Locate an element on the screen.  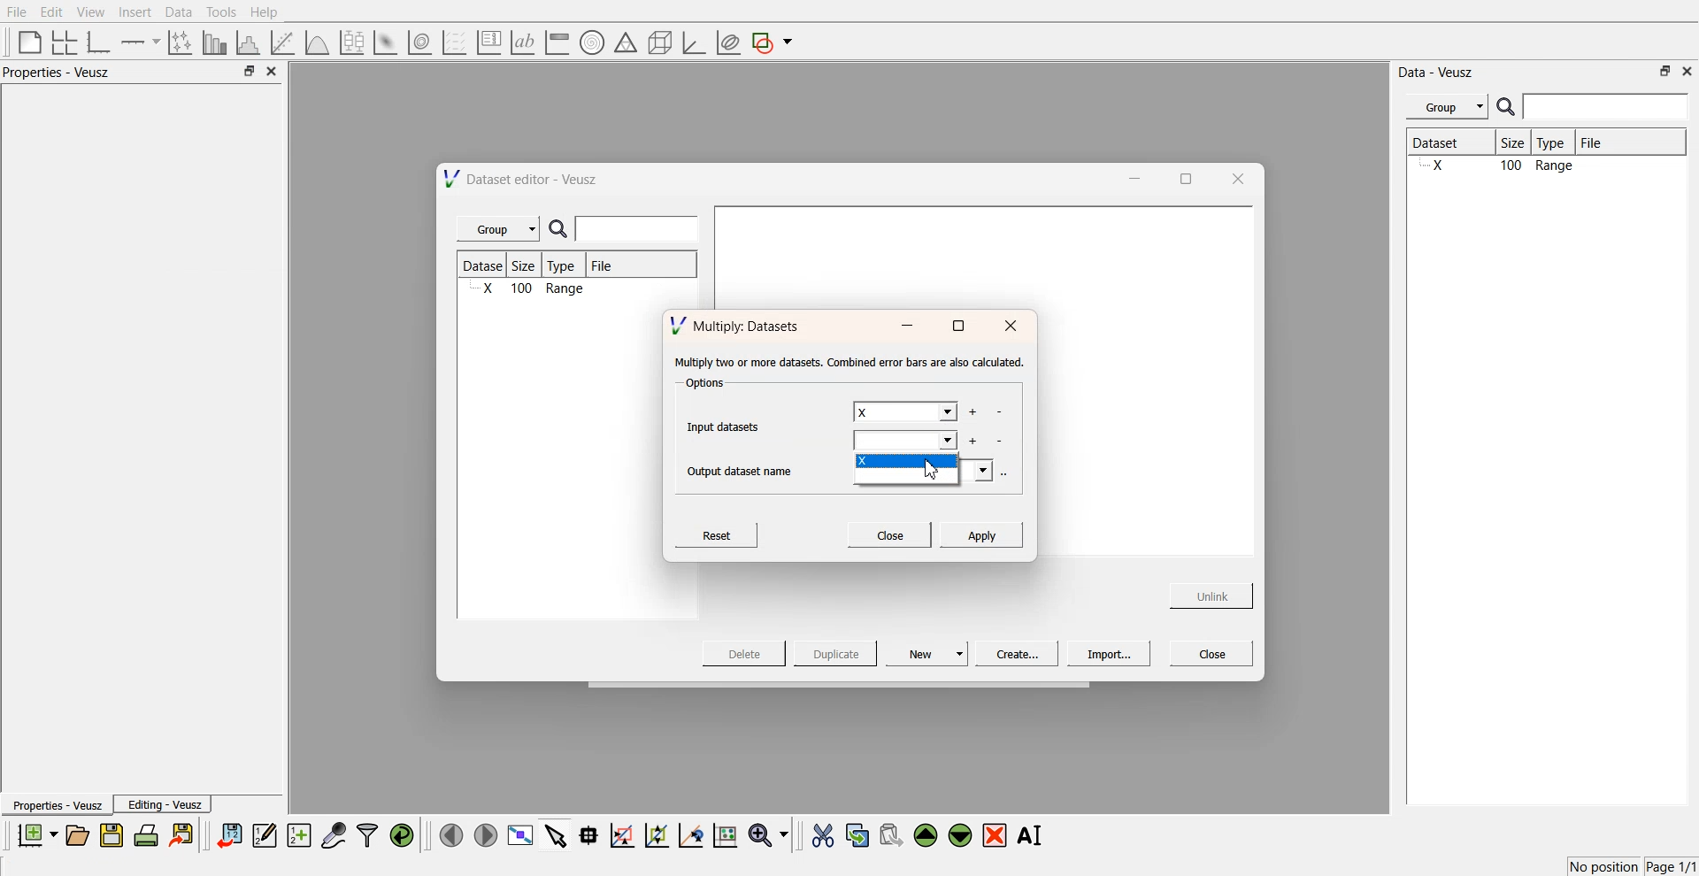
Type is located at coordinates (566, 265).